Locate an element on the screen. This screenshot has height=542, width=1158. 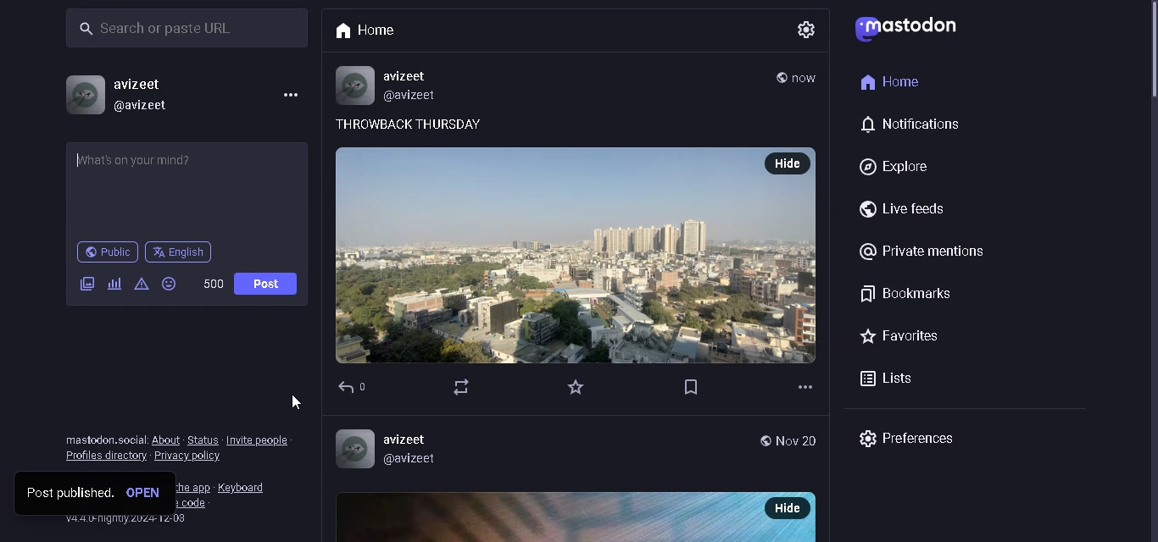
lists is located at coordinates (899, 380).